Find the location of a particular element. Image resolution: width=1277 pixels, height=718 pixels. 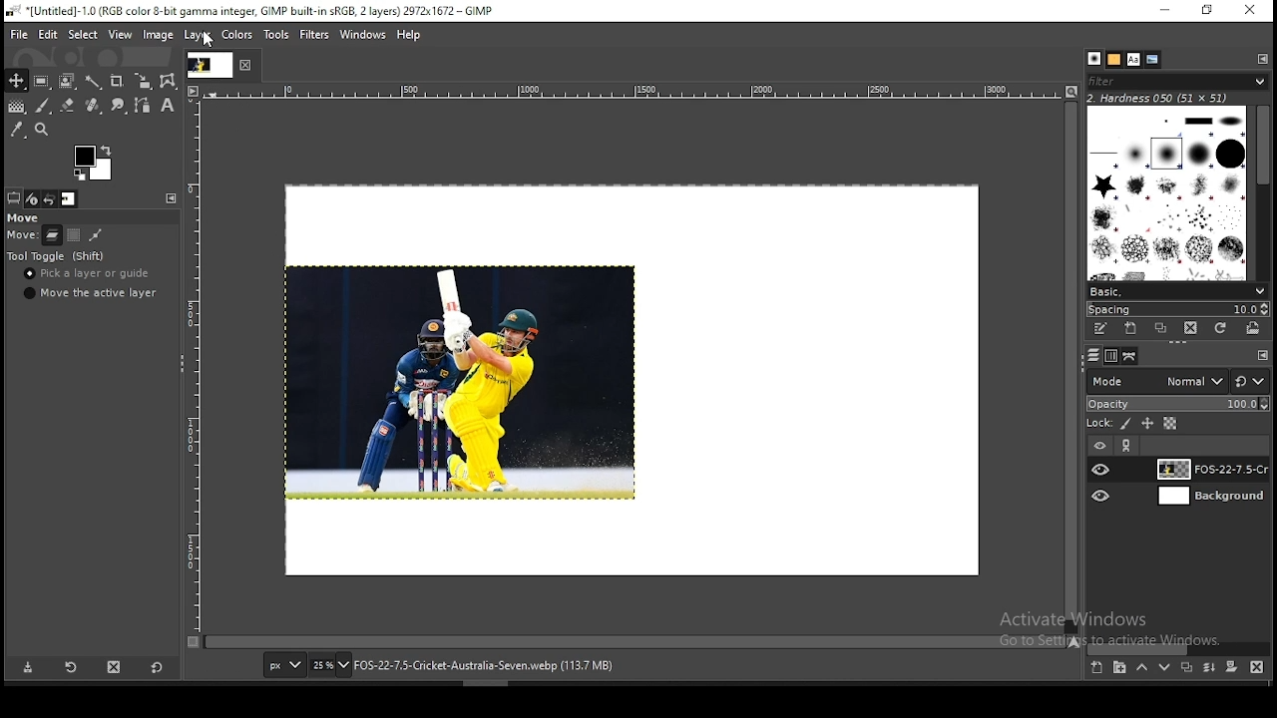

images is located at coordinates (69, 199).